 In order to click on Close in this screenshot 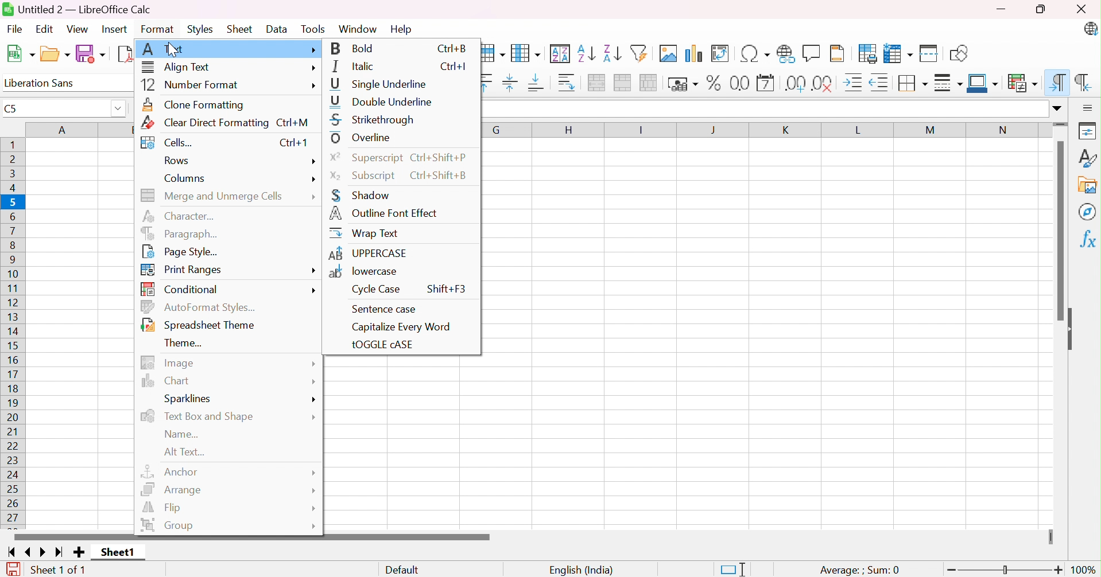, I will do `click(1083, 7)`.